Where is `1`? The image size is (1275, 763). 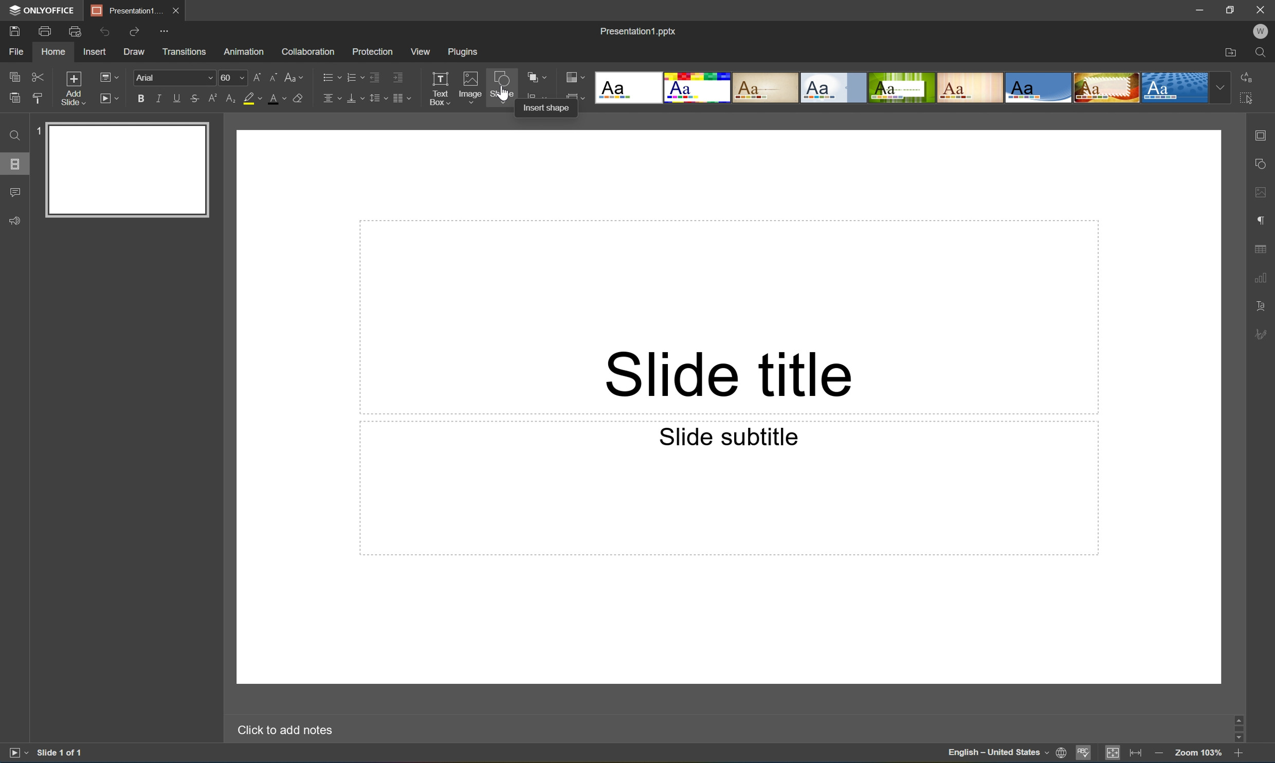 1 is located at coordinates (34, 133).